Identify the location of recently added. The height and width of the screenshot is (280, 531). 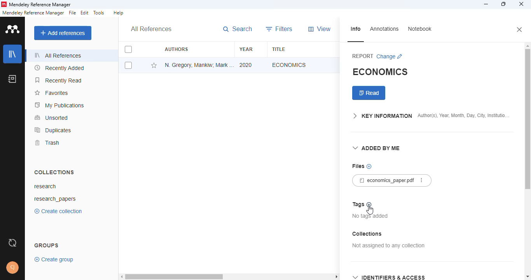
(59, 68).